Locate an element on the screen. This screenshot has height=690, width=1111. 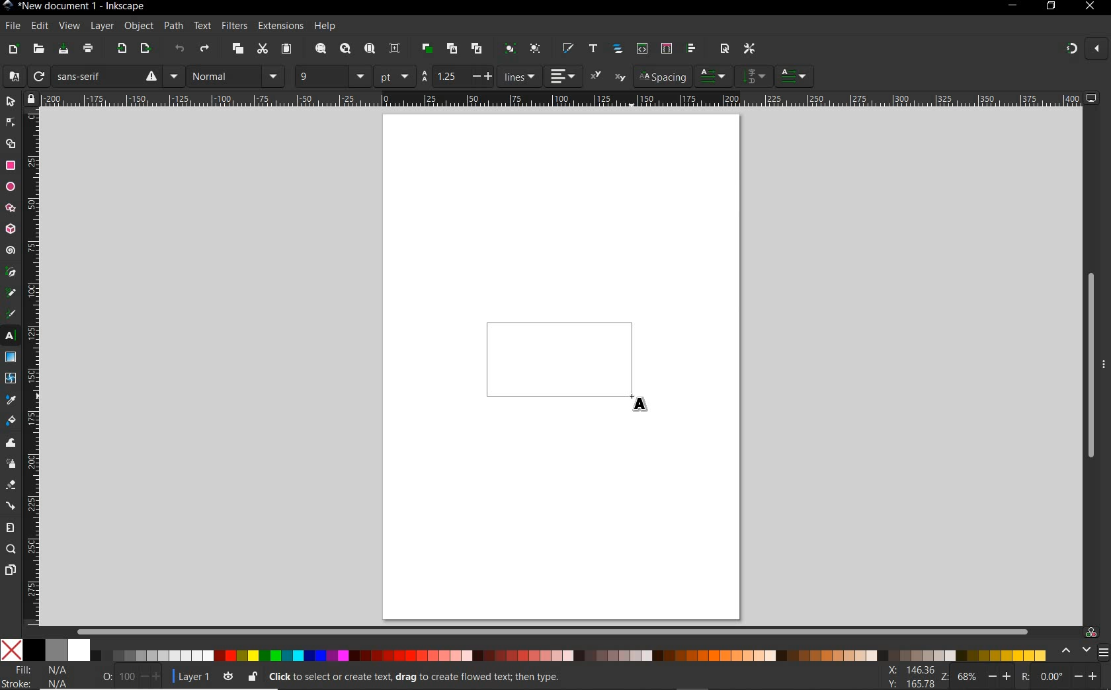
1.25 is located at coordinates (446, 76).